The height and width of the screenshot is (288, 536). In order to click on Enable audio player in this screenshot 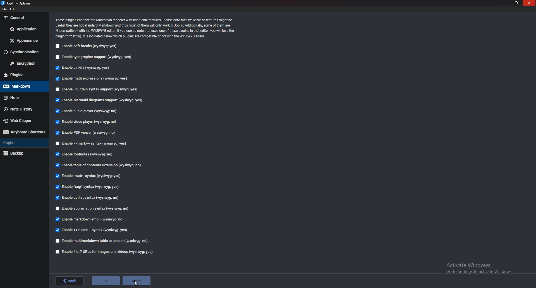, I will do `click(88, 111)`.